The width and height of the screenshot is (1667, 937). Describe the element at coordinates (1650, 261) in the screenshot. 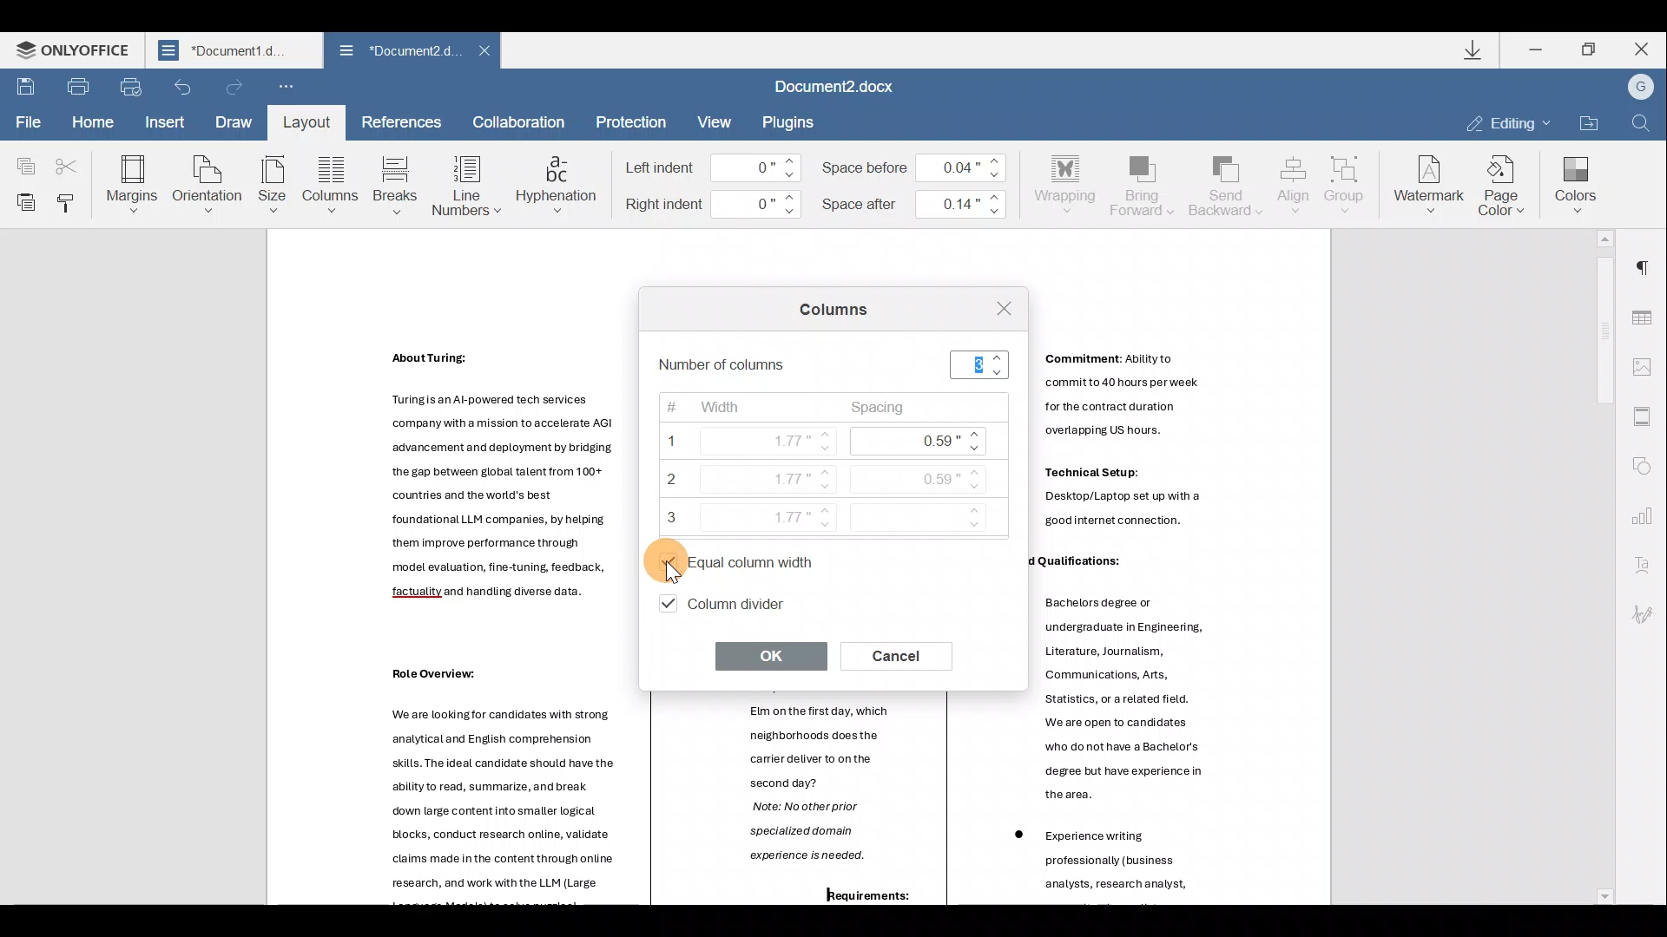

I see `Paragraph settings` at that location.